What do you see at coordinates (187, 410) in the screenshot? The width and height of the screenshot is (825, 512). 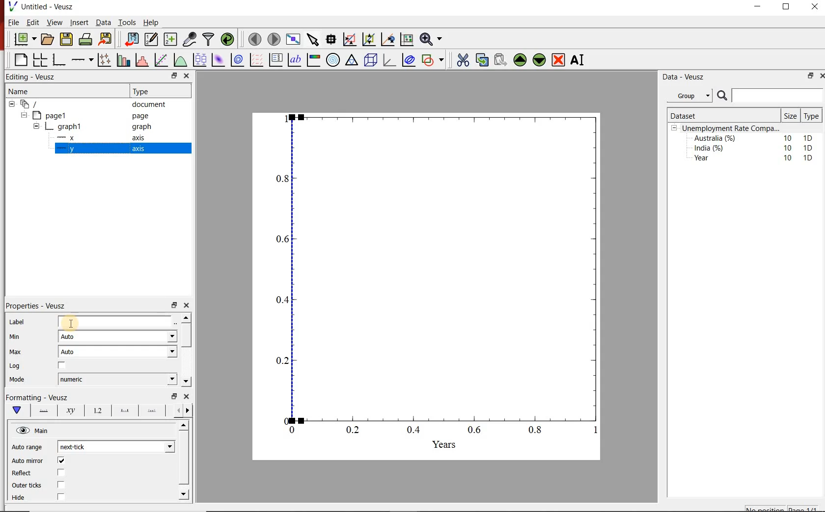 I see `move right` at bounding box center [187, 410].